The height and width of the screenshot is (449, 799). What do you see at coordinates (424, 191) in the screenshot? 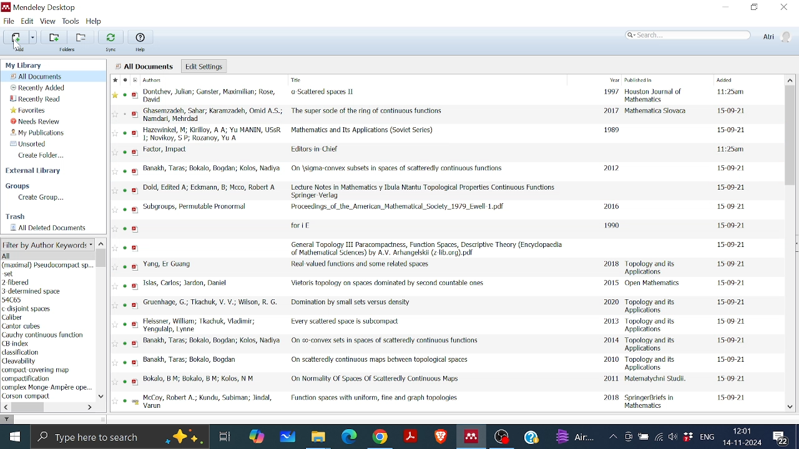
I see `Title` at bounding box center [424, 191].